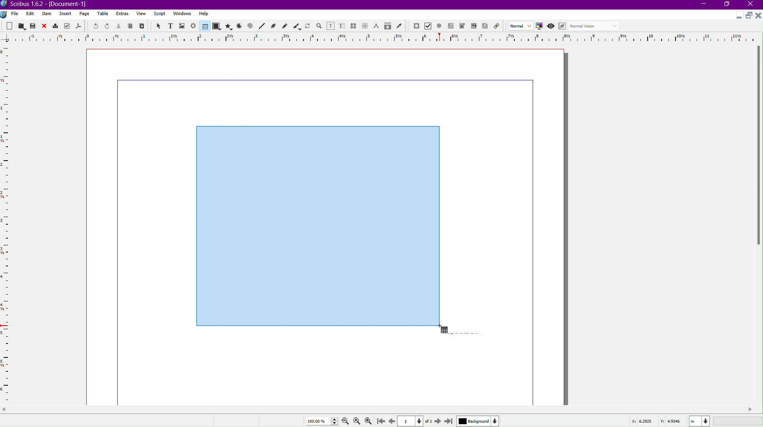 Image resolution: width=763 pixels, height=427 pixels. Describe the element at coordinates (563, 26) in the screenshot. I see `Edit in Preview Mode` at that location.